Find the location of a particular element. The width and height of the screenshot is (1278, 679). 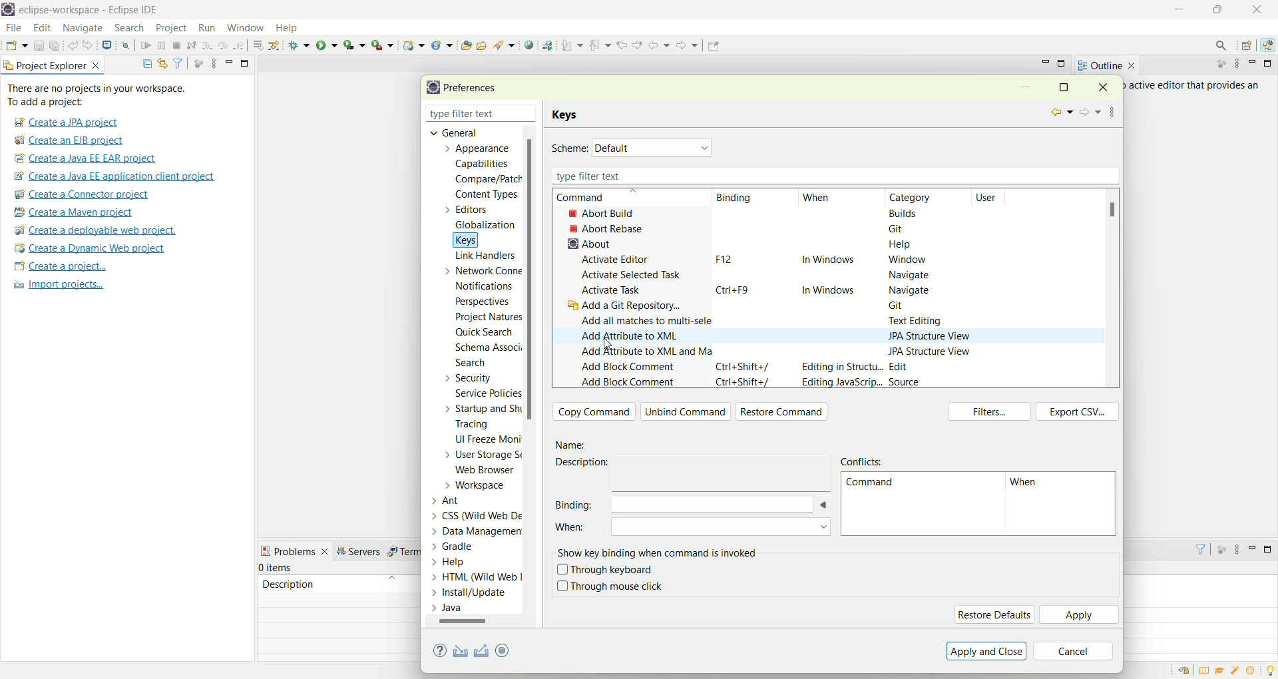

maximize is located at coordinates (1270, 549).